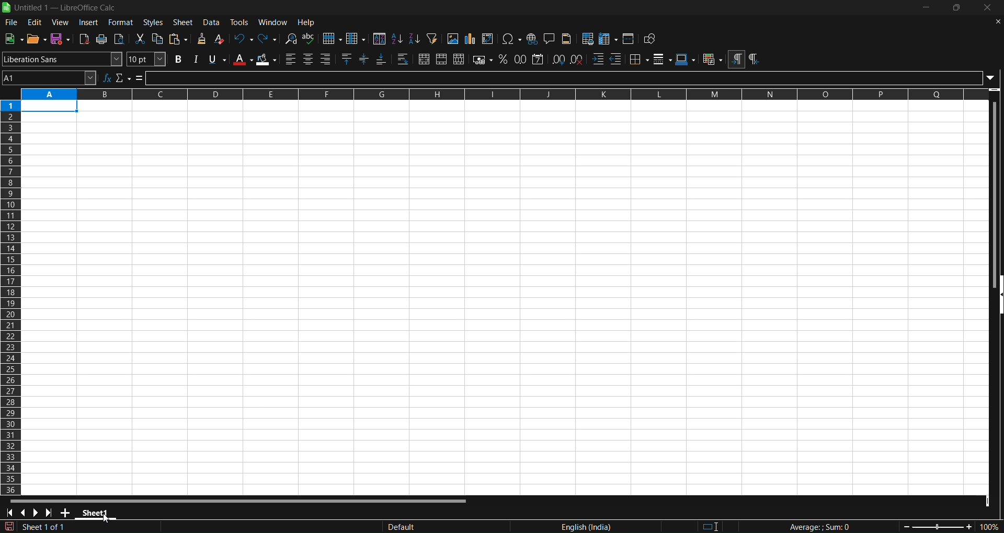  Describe the element at coordinates (107, 77) in the screenshot. I see `function wizard` at that location.